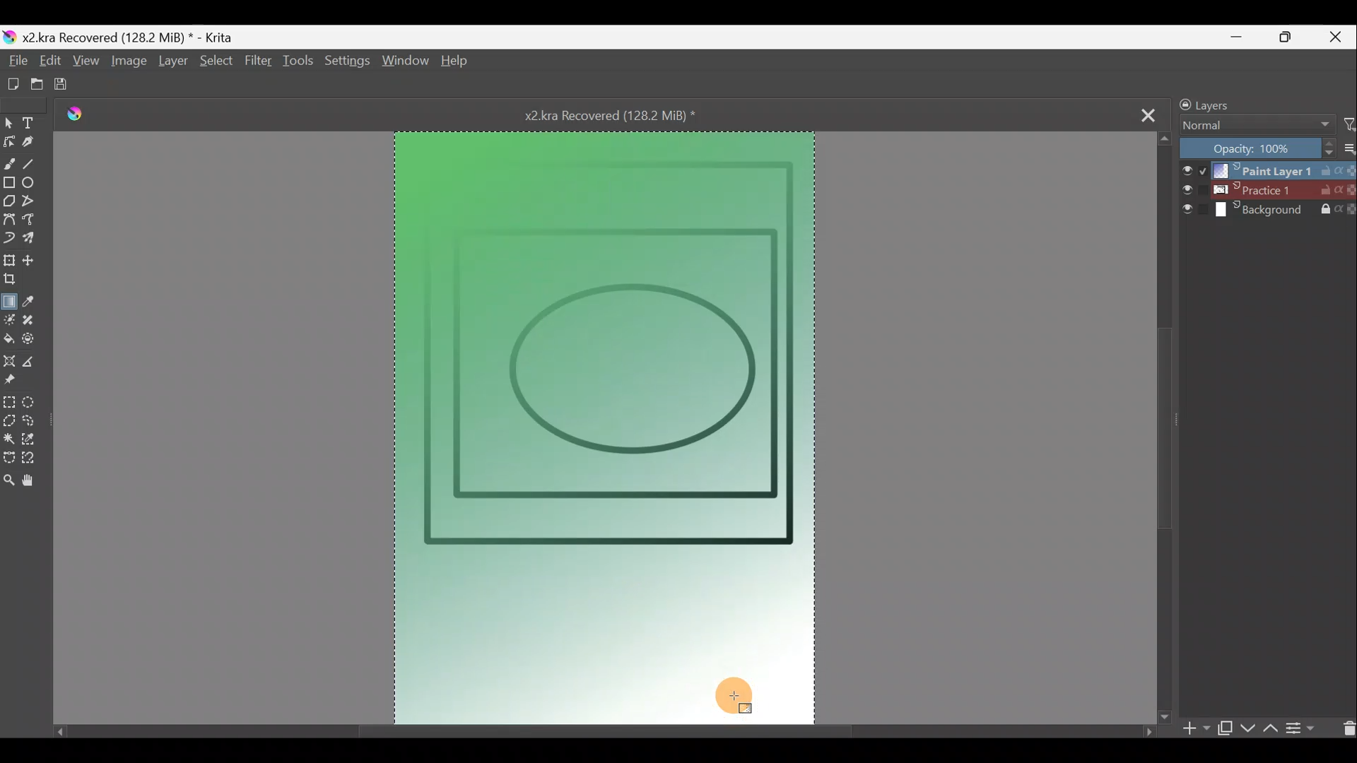  Describe the element at coordinates (1339, 36) in the screenshot. I see `Close` at that location.